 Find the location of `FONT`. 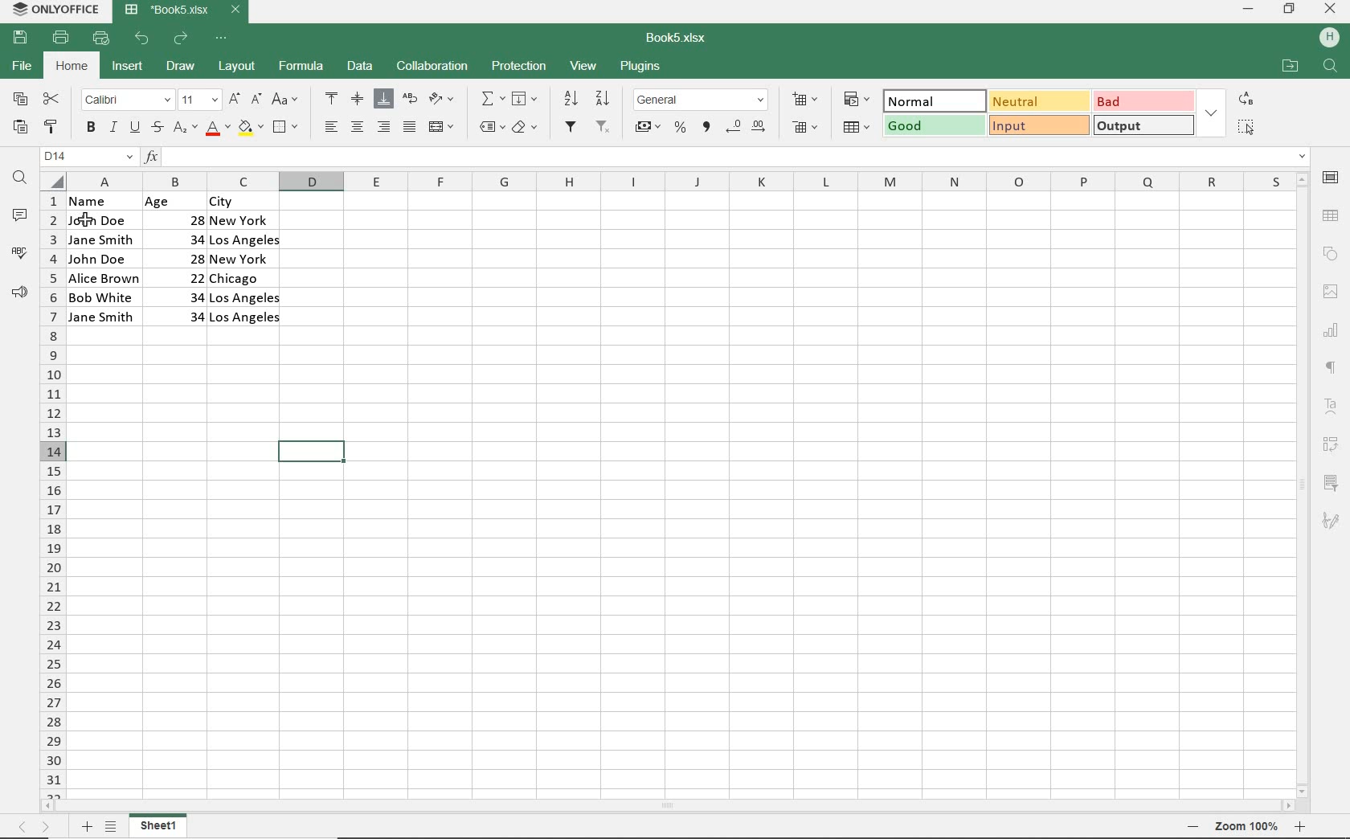

FONT is located at coordinates (125, 99).